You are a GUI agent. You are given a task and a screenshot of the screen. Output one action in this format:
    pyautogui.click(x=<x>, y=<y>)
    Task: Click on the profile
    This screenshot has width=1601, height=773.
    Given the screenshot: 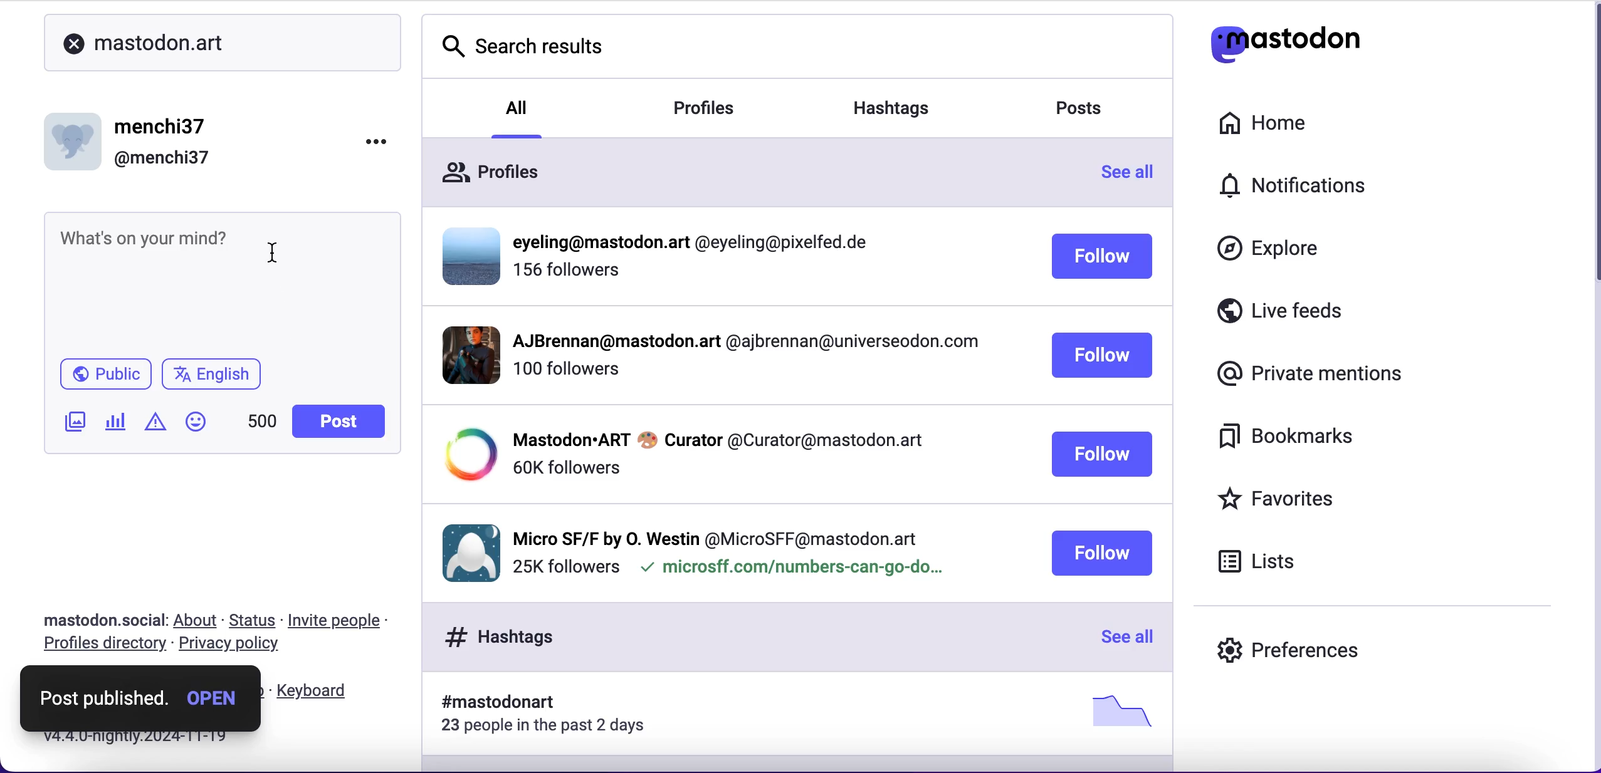 What is the action you would take?
    pyautogui.click(x=717, y=536)
    